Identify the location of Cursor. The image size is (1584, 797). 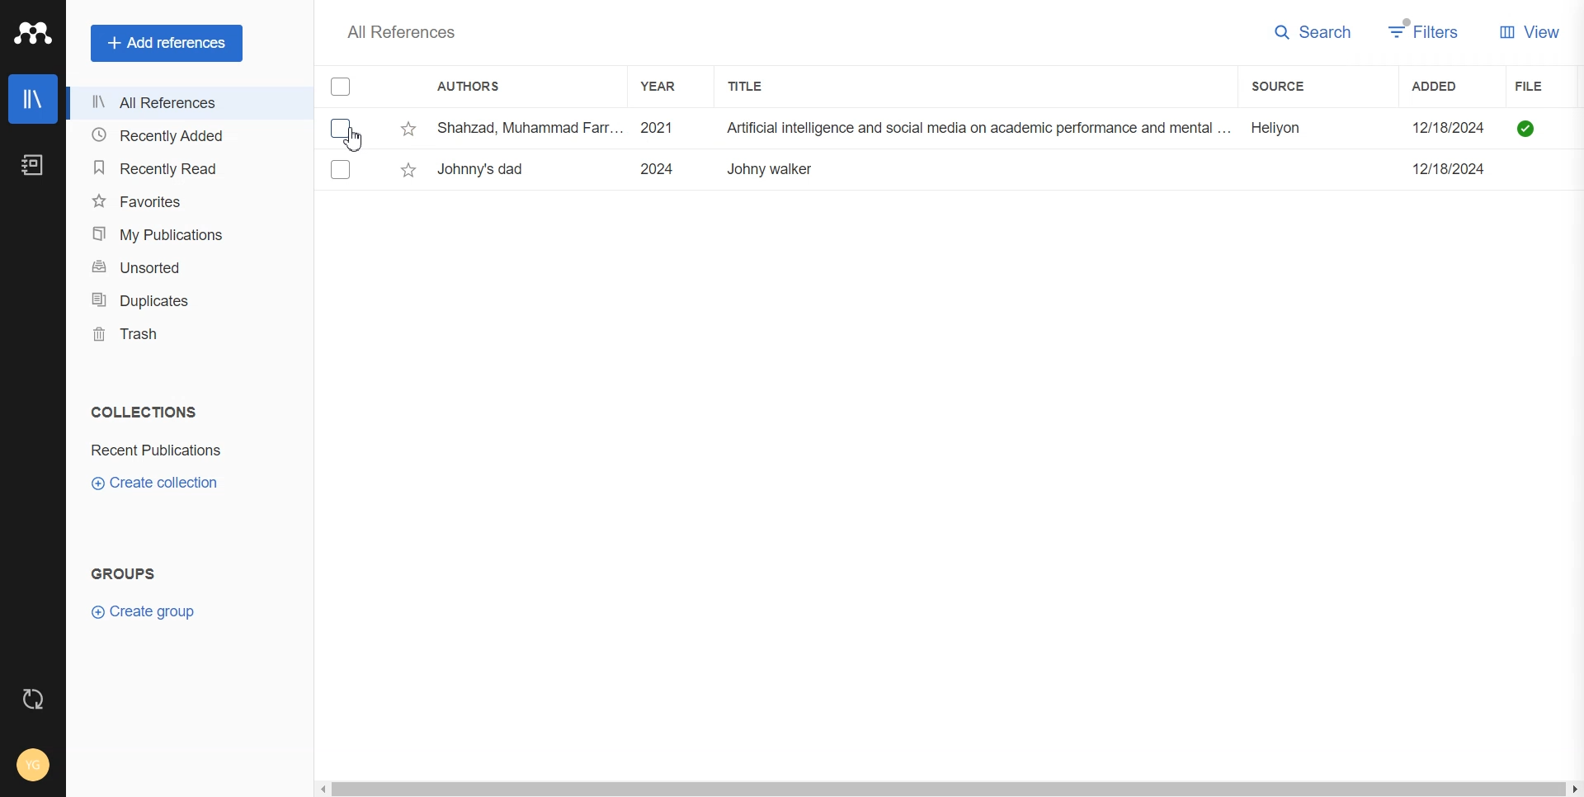
(356, 139).